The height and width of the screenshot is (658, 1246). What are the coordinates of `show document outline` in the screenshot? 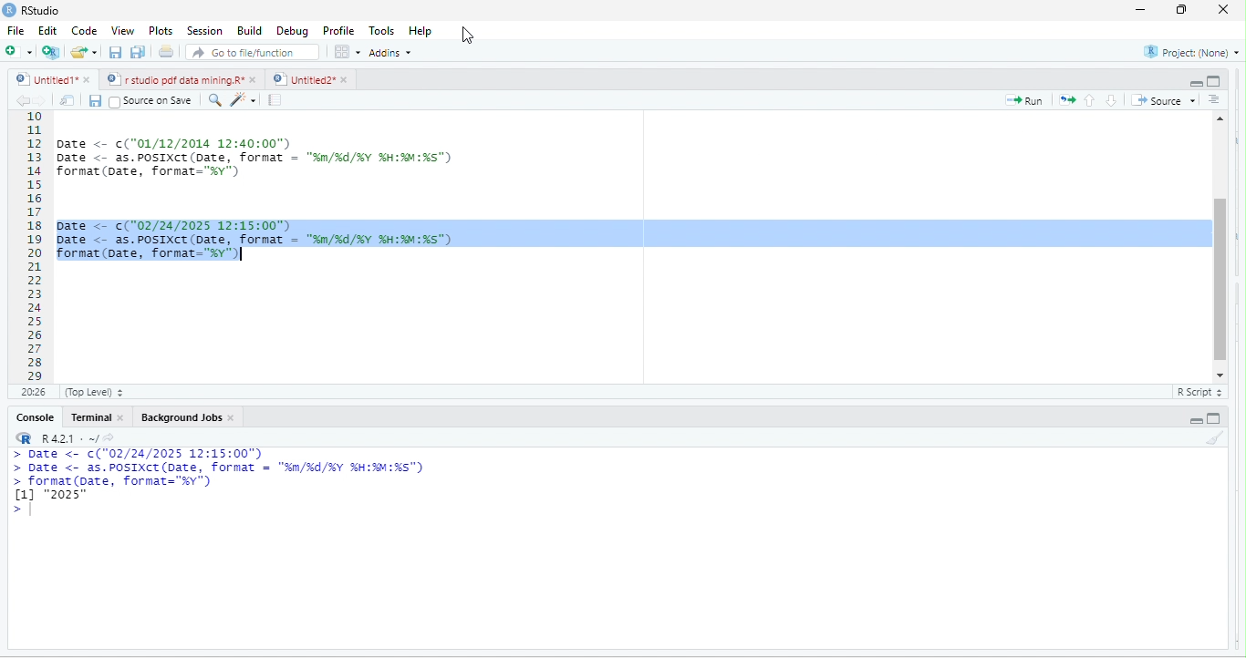 It's located at (1218, 99).